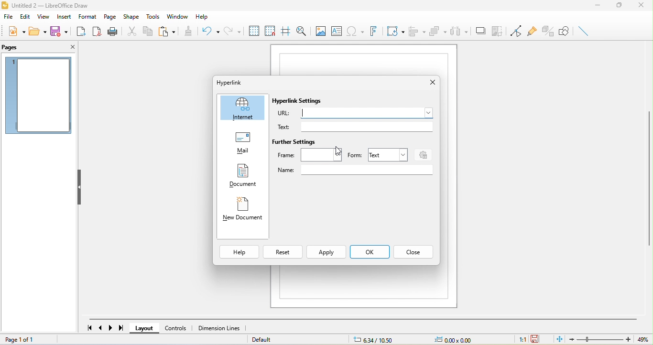  Describe the element at coordinates (560, 339) in the screenshot. I see `fit page to current window` at that location.